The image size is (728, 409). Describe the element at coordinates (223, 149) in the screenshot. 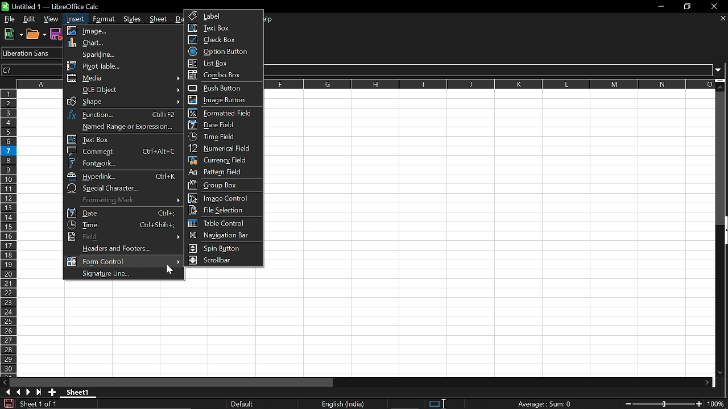

I see `Numerical field` at that location.